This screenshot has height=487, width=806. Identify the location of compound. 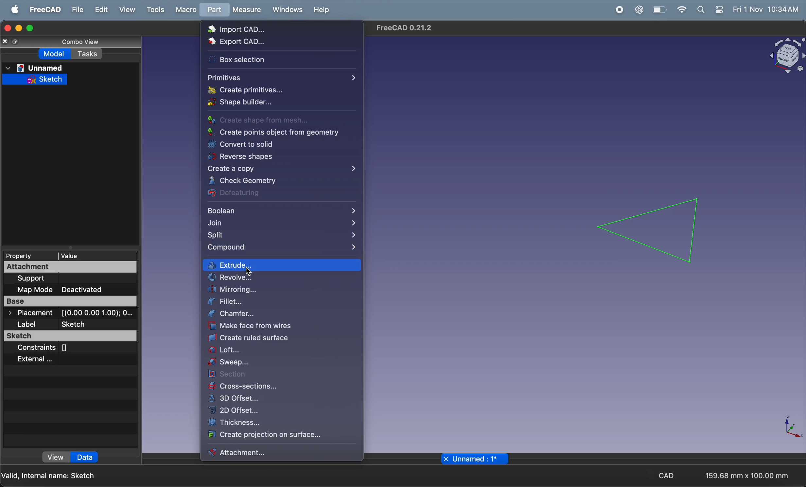
(278, 247).